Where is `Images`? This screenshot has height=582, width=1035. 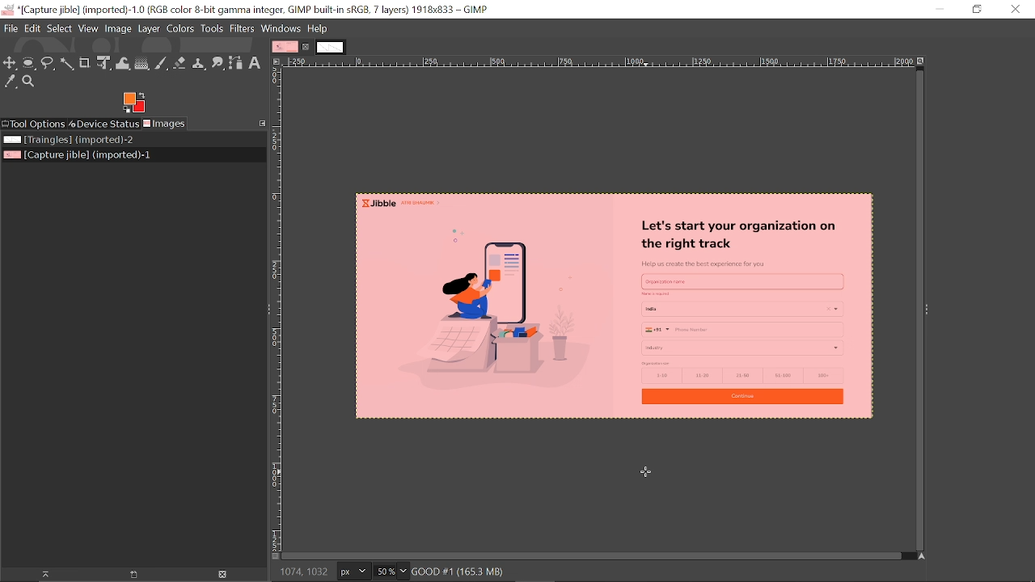
Images is located at coordinates (165, 124).